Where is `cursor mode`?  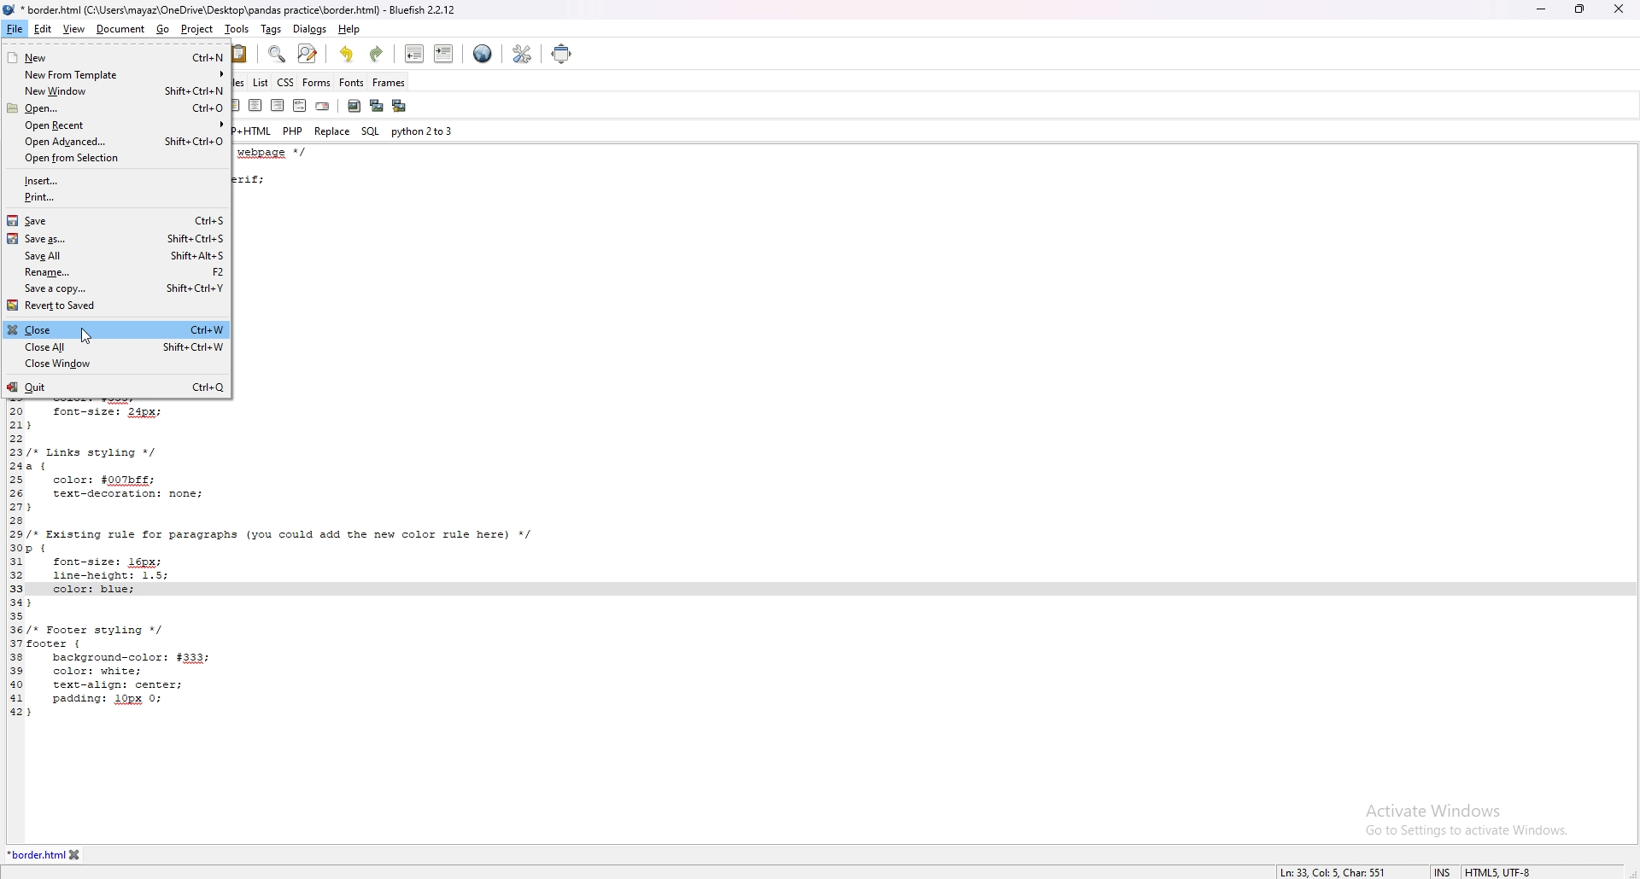 cursor mode is located at coordinates (1444, 870).